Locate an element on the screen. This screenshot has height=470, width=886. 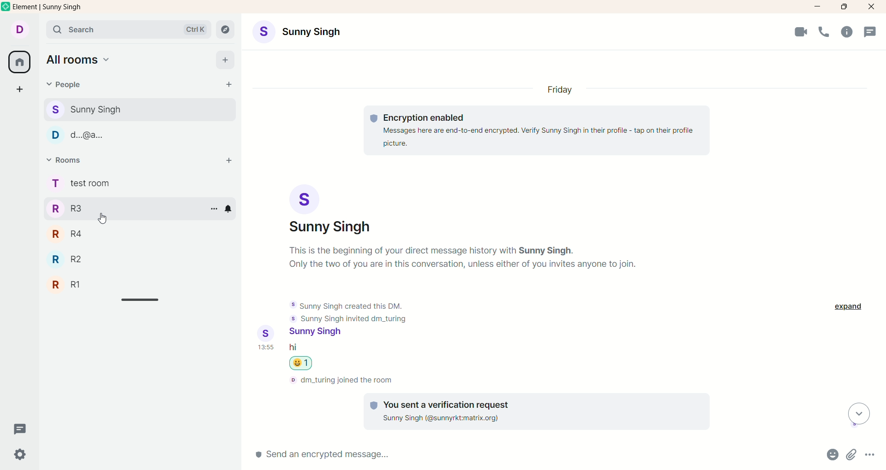
element is located at coordinates (48, 8).